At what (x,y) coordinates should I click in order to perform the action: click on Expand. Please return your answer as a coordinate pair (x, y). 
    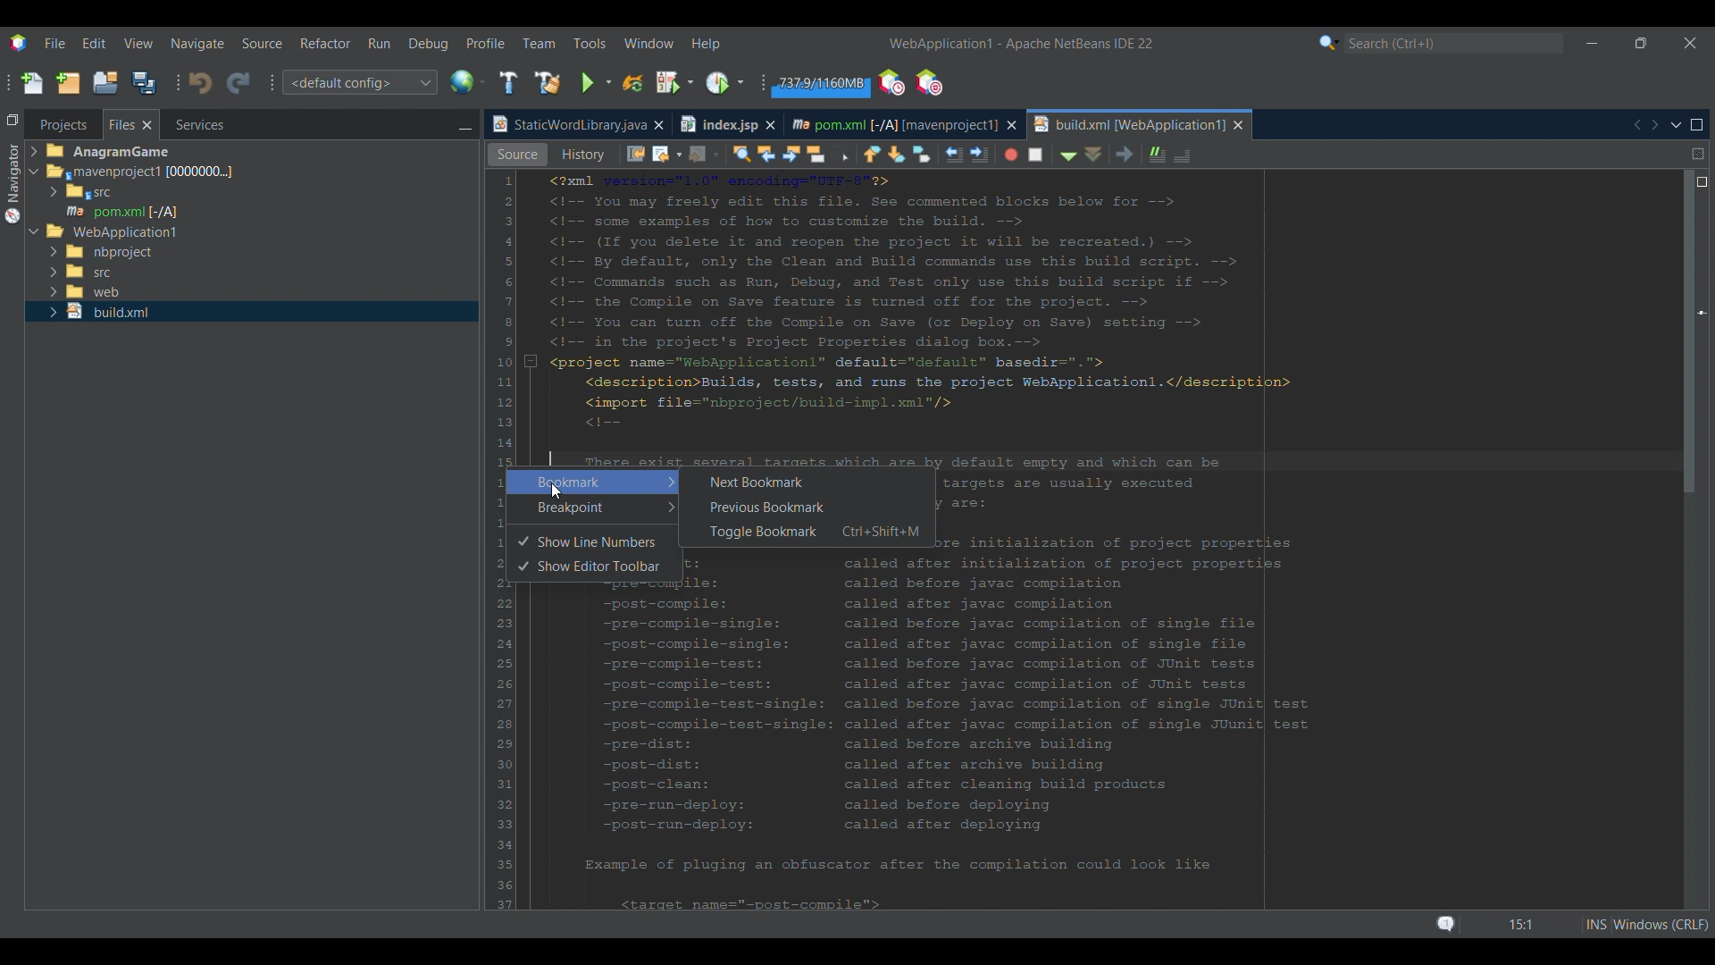
    Looking at the image, I should click on (37, 195).